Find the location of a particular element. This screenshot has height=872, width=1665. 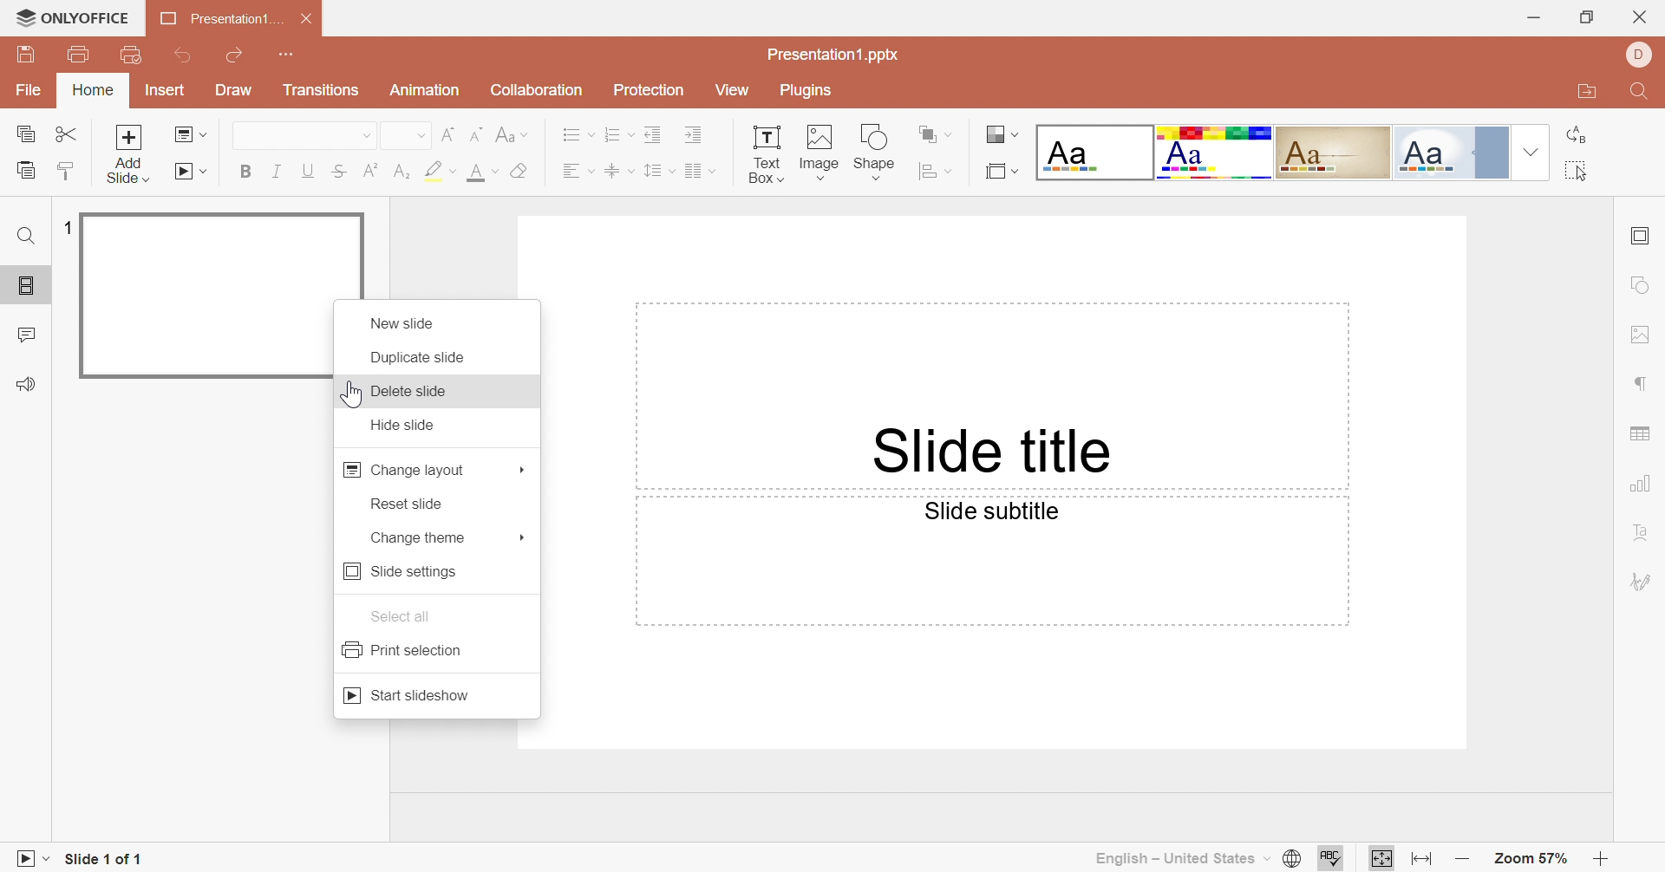

Slide title is located at coordinates (991, 448).